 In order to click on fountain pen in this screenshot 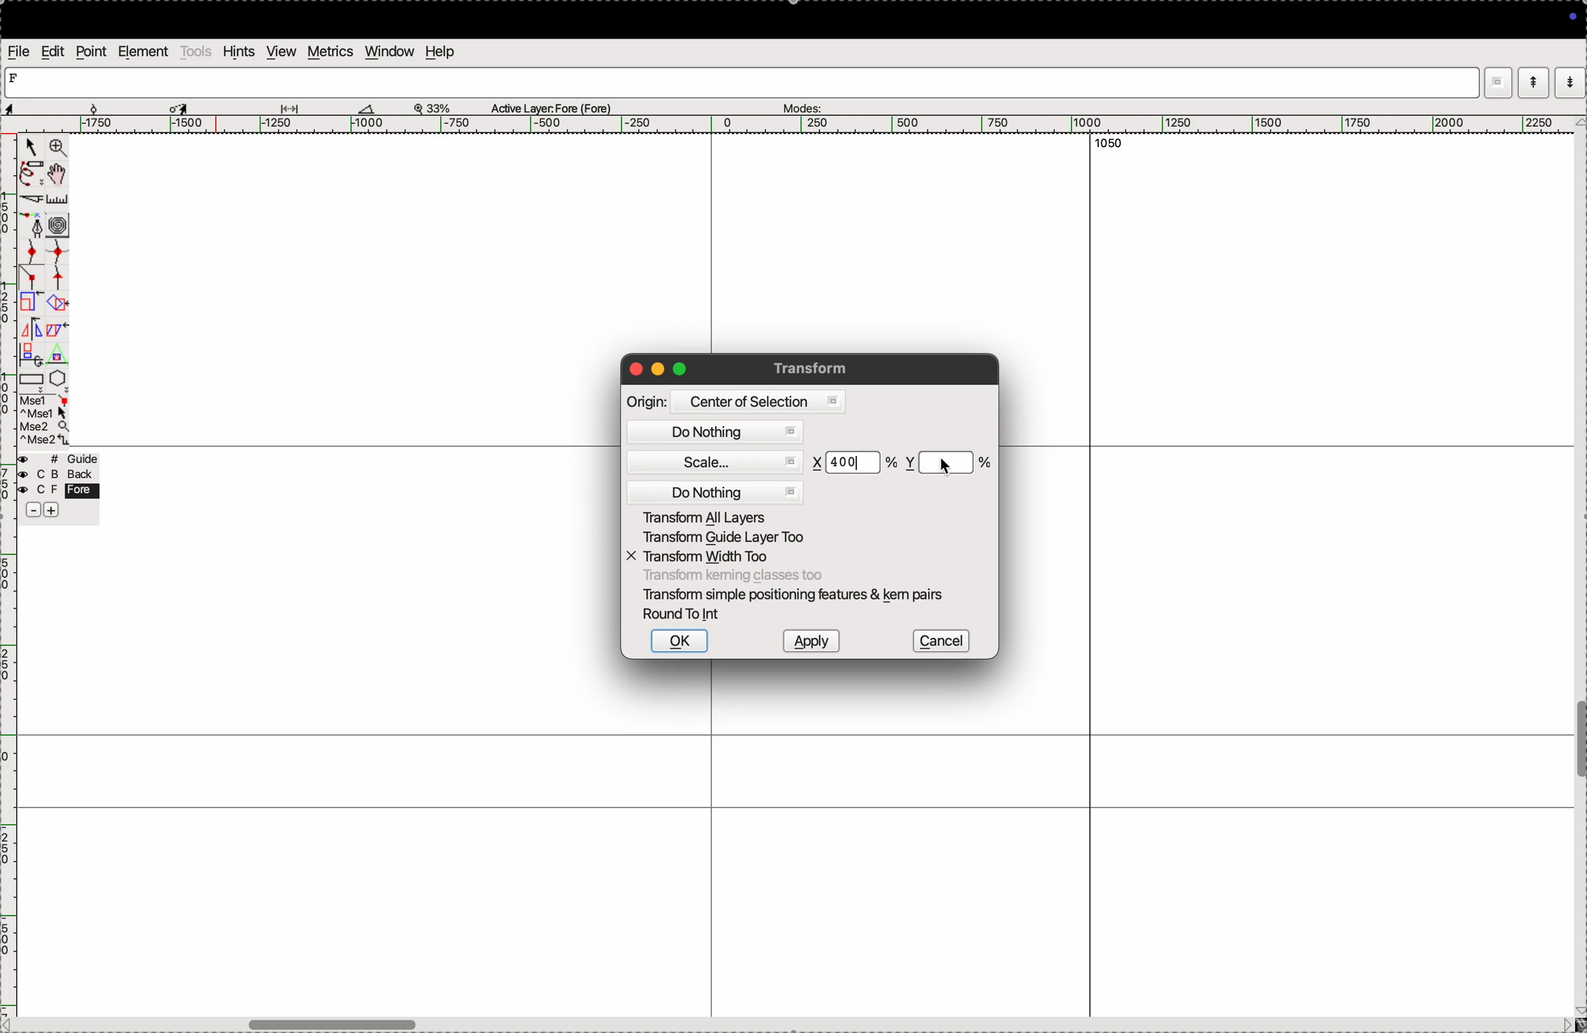, I will do `click(37, 227)`.